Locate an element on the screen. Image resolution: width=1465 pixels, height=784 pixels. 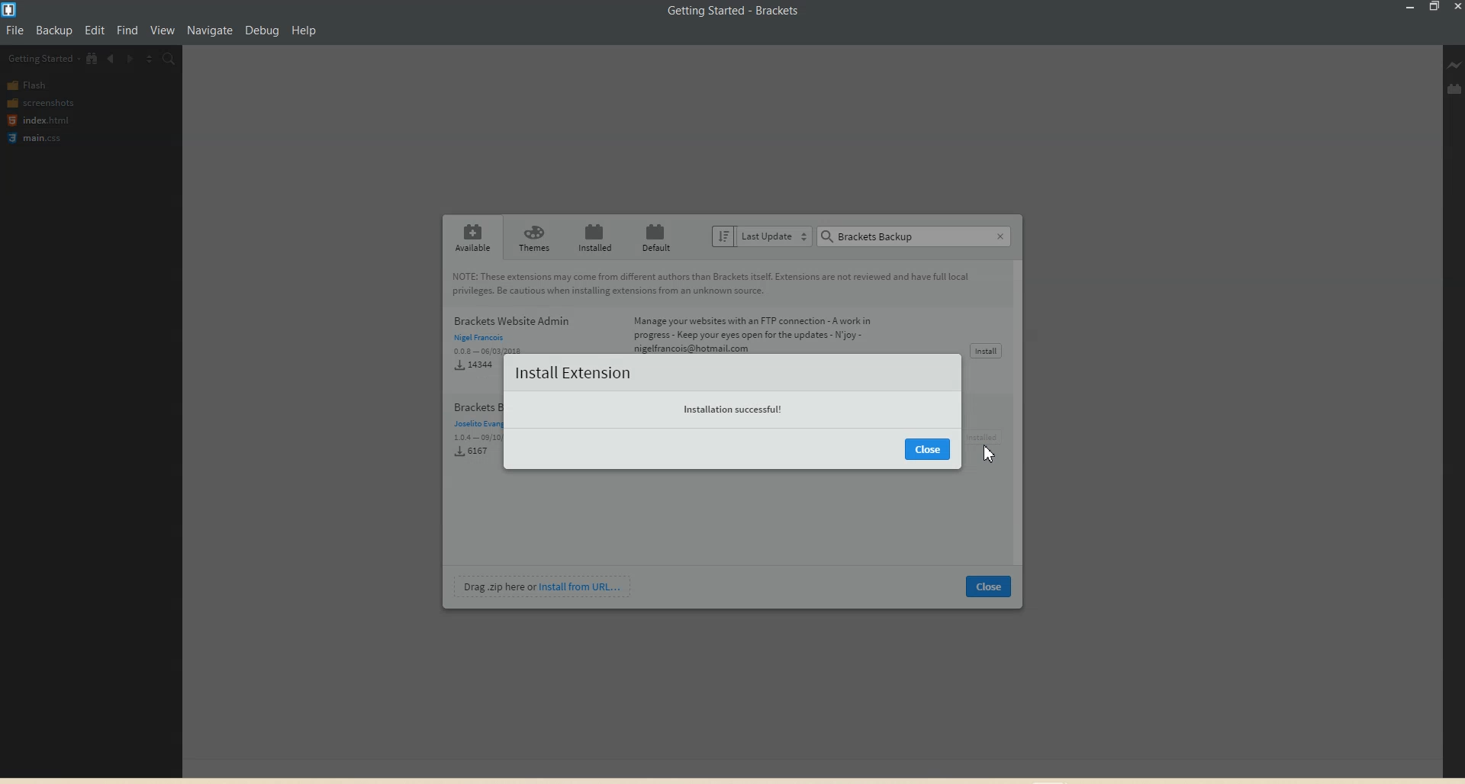
 is located at coordinates (55, 28).